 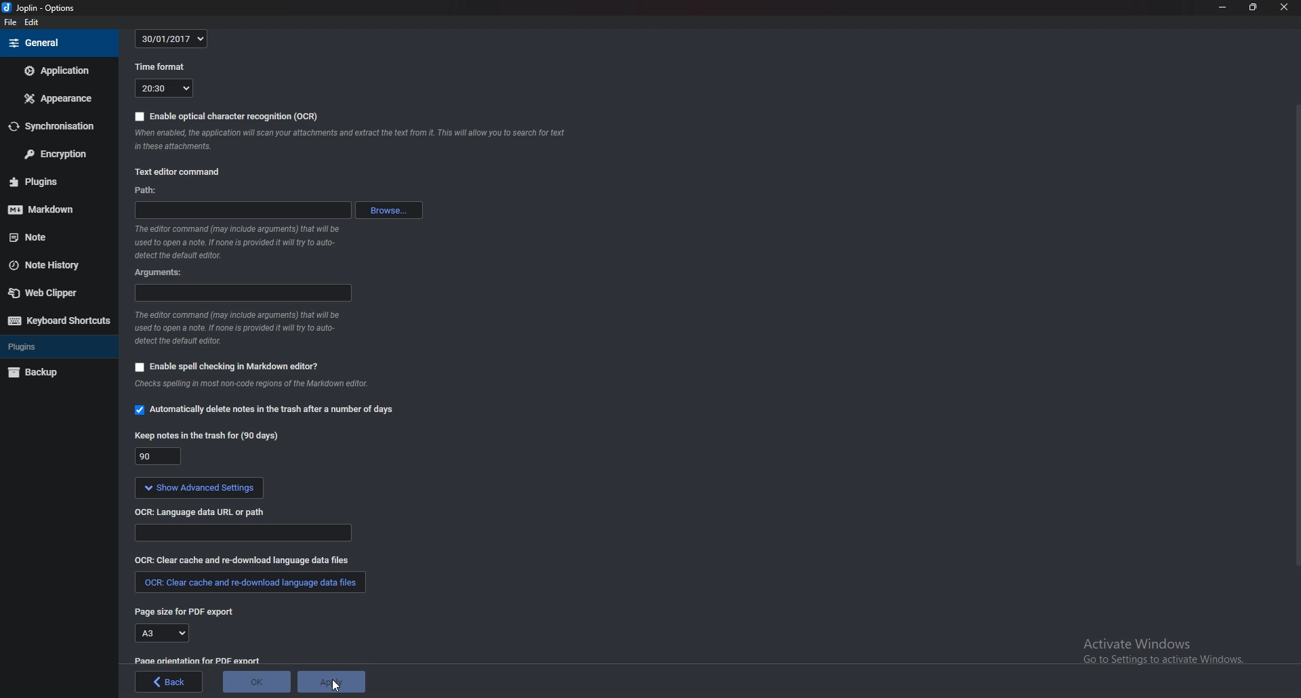 I want to click on Resize, so click(x=1253, y=8).